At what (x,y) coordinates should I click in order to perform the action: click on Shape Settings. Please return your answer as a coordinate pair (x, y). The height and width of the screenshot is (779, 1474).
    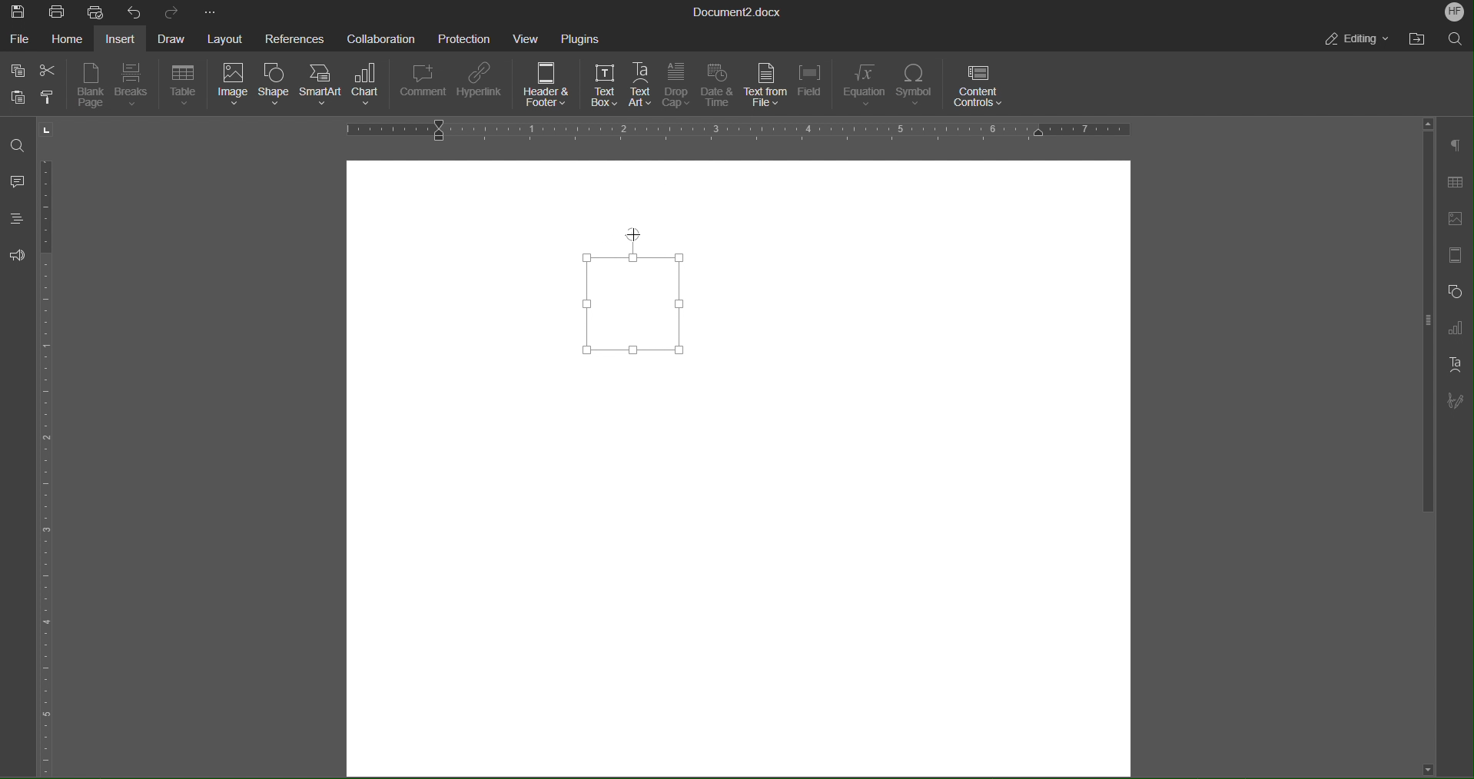
    Looking at the image, I should click on (1452, 290).